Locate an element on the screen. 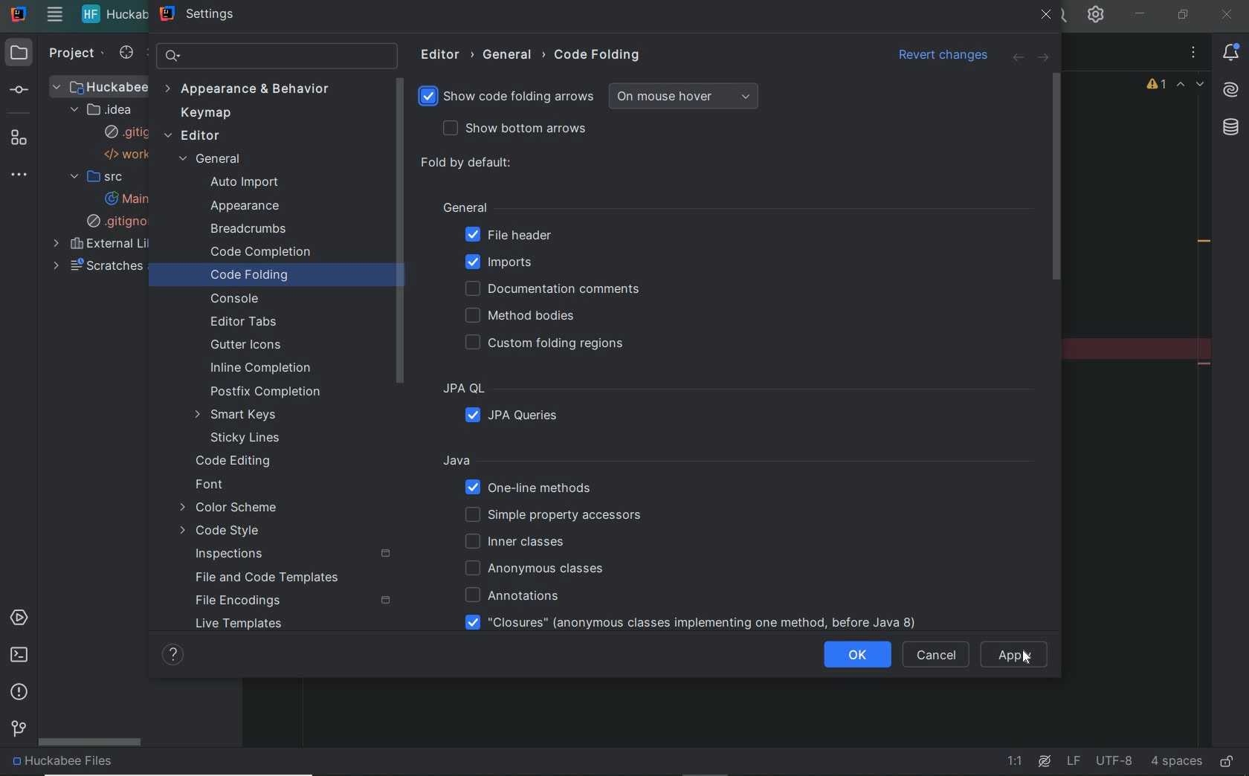 The image size is (1249, 776). services is located at coordinates (22, 618).